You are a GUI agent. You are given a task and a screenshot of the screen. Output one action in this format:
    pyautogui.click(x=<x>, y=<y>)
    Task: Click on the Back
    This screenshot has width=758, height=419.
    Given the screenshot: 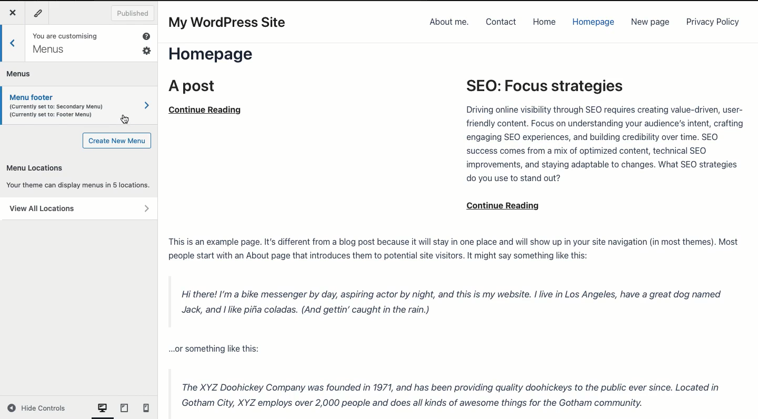 What is the action you would take?
    pyautogui.click(x=13, y=42)
    